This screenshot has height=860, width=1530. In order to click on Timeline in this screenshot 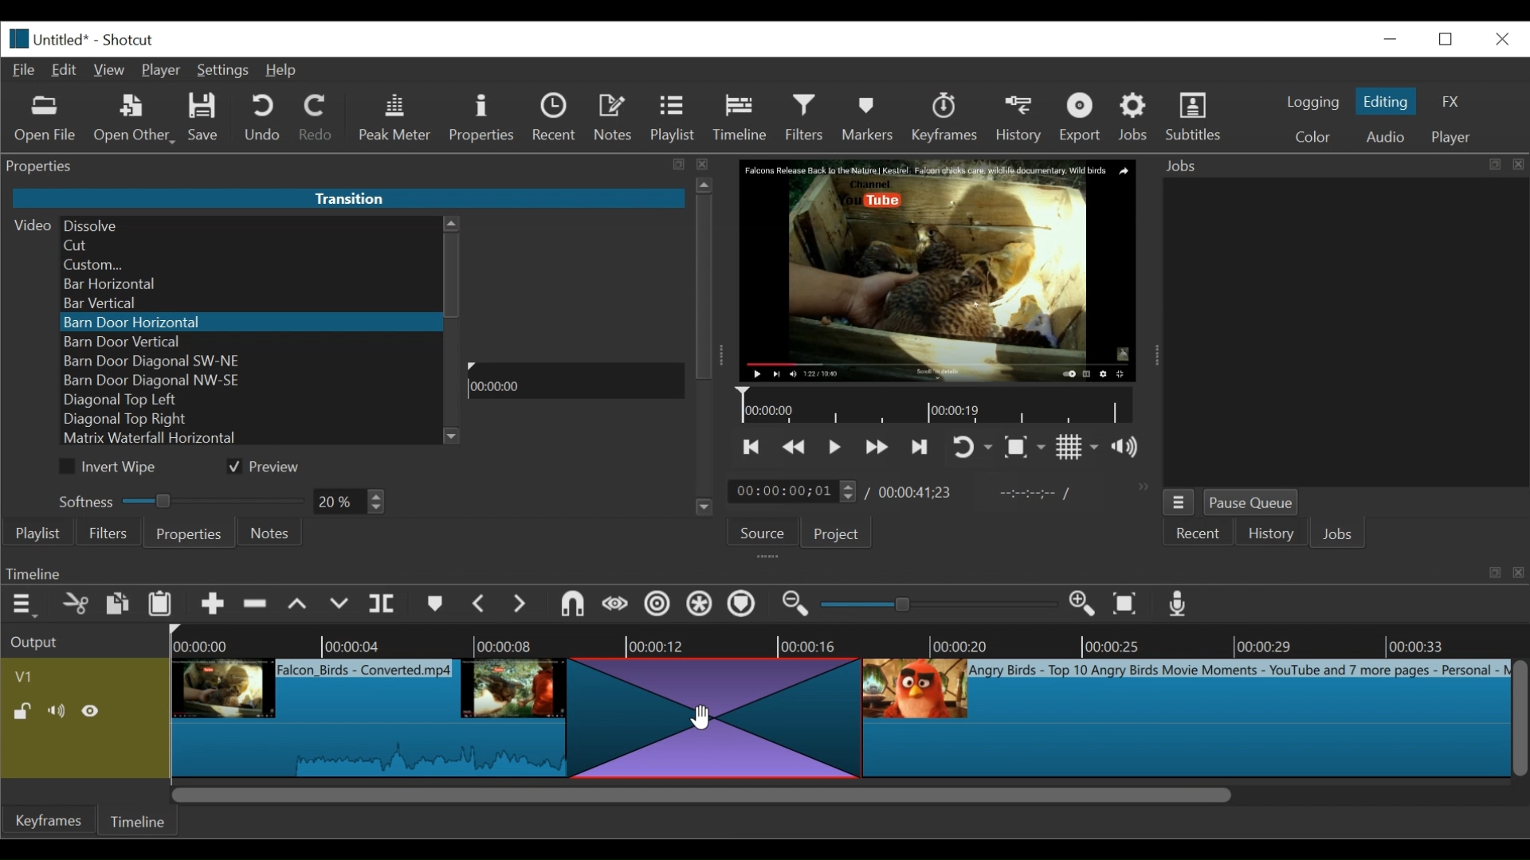, I will do `click(938, 405)`.